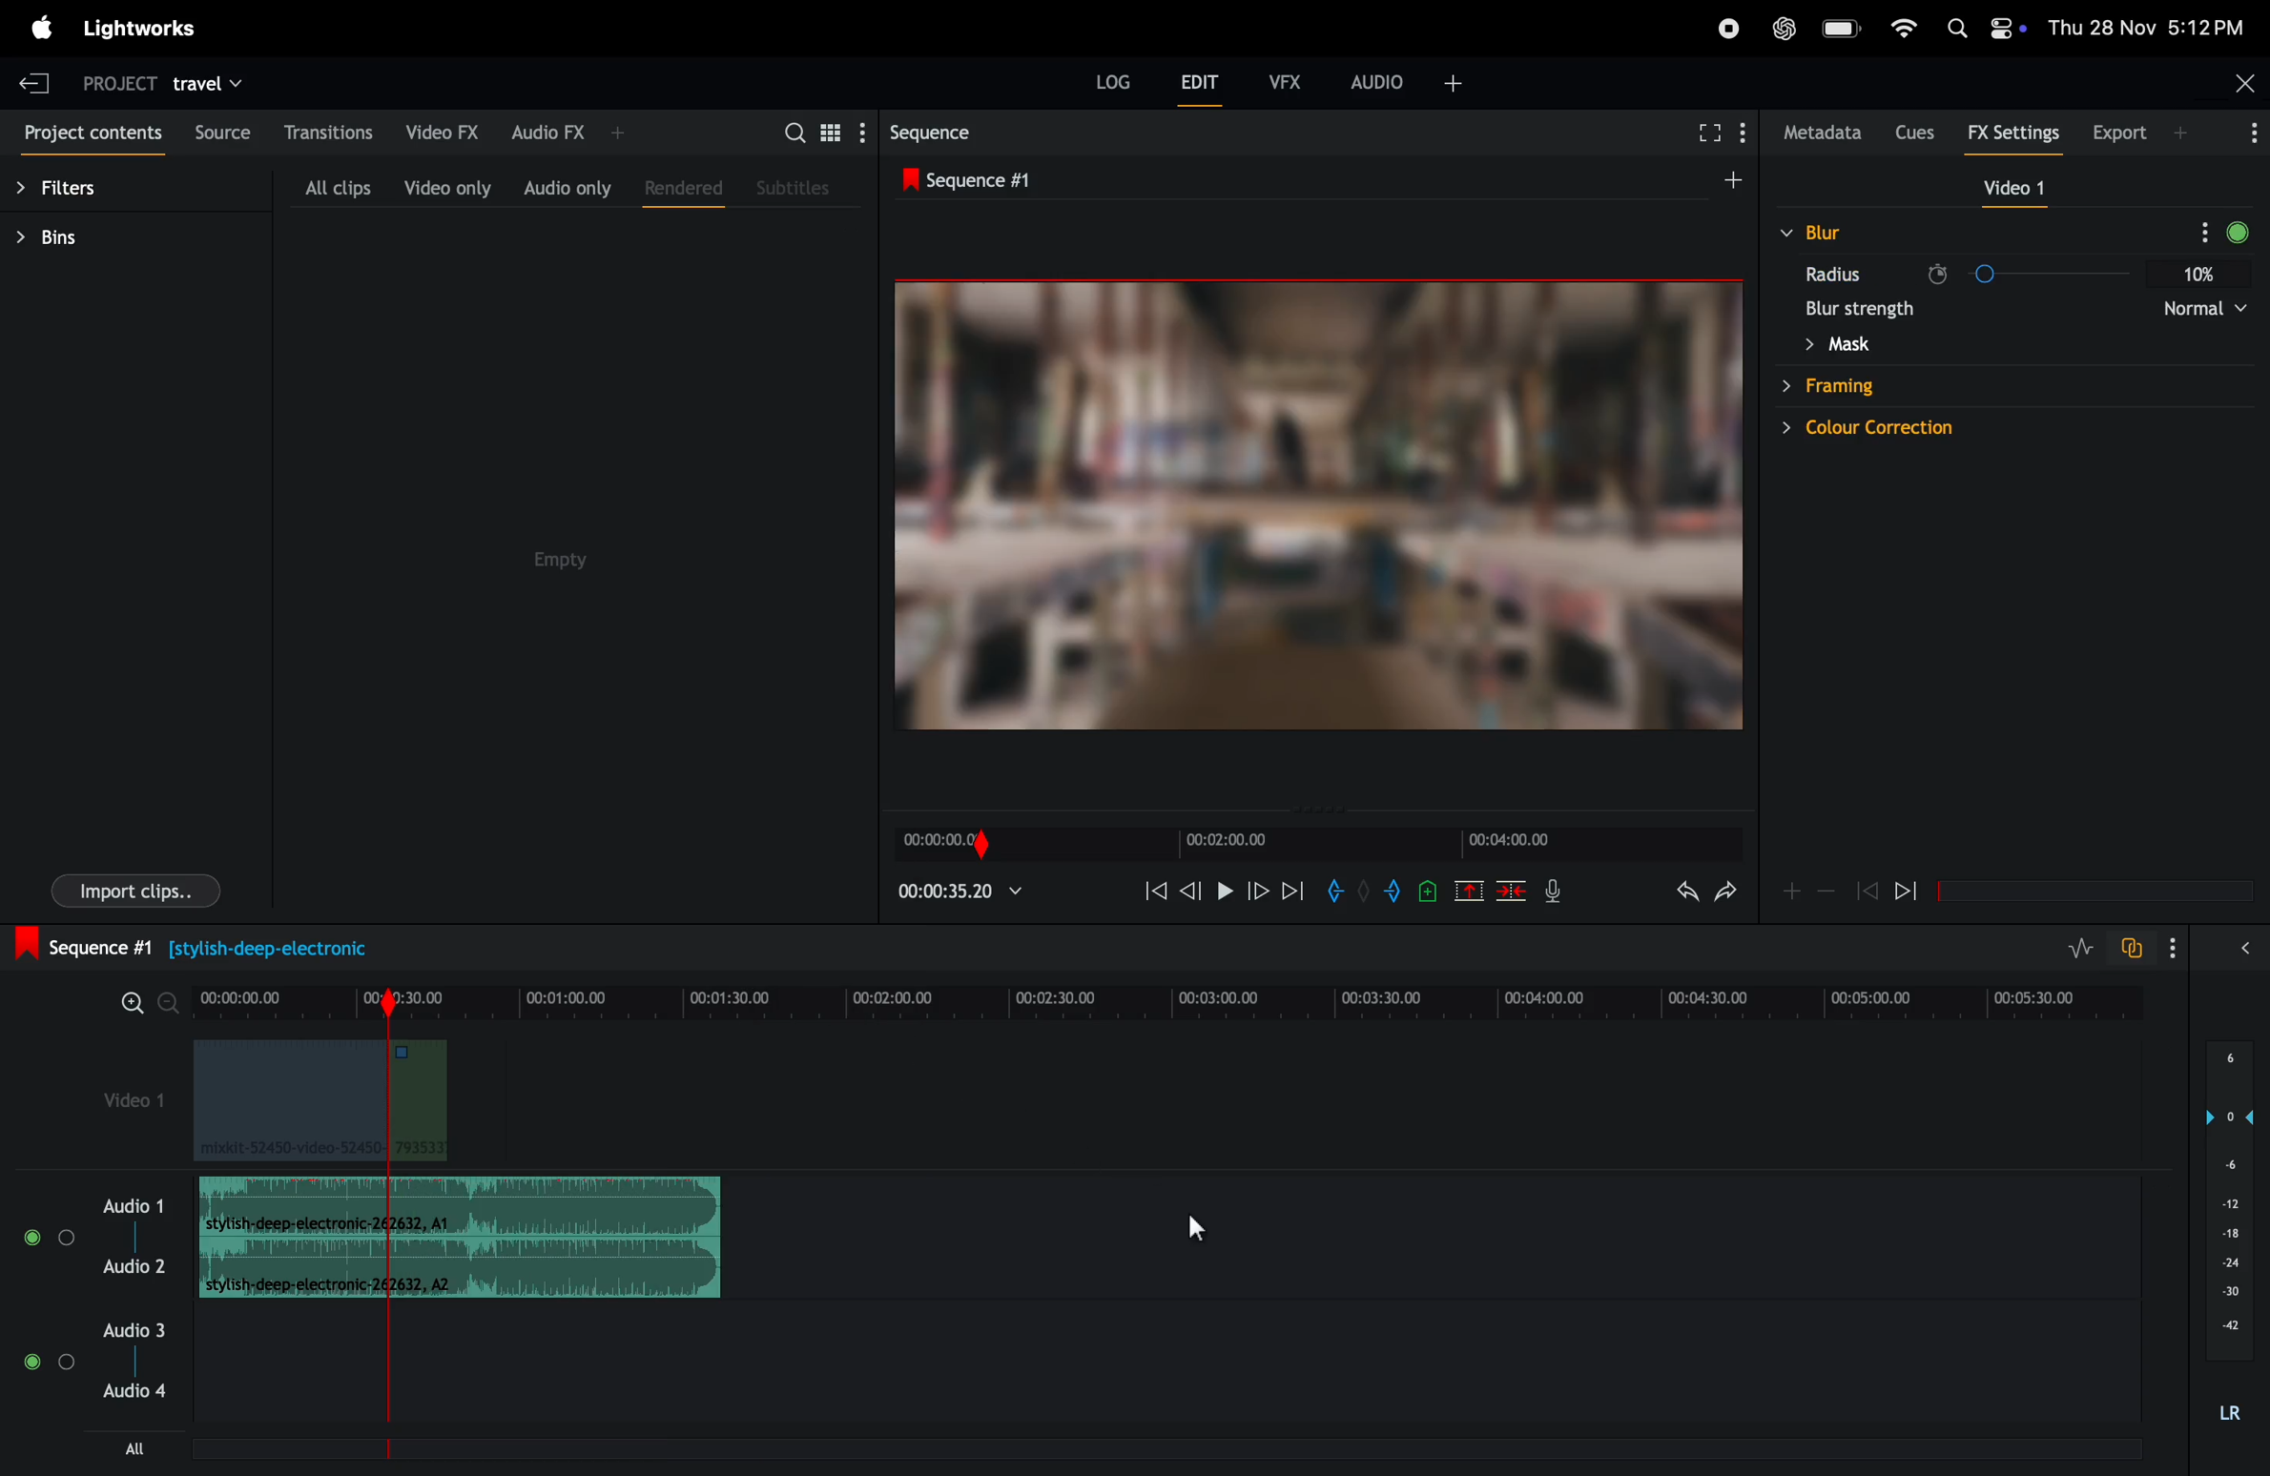 The width and height of the screenshot is (2270, 1476). What do you see at coordinates (94, 242) in the screenshot?
I see `bins` at bounding box center [94, 242].